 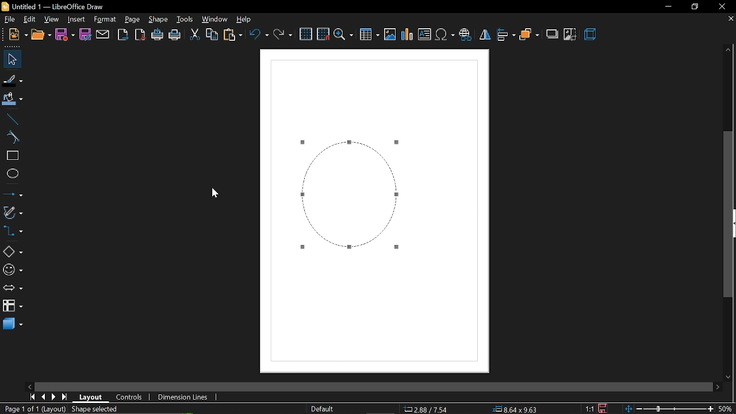 I want to click on move right, so click(x=719, y=386).